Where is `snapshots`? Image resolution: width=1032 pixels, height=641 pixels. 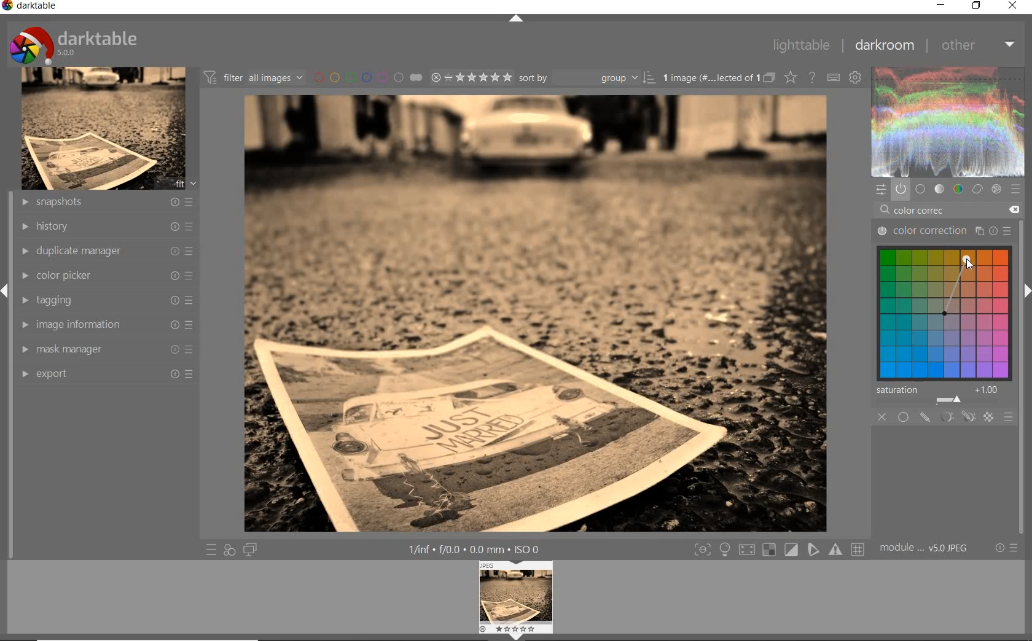 snapshots is located at coordinates (105, 203).